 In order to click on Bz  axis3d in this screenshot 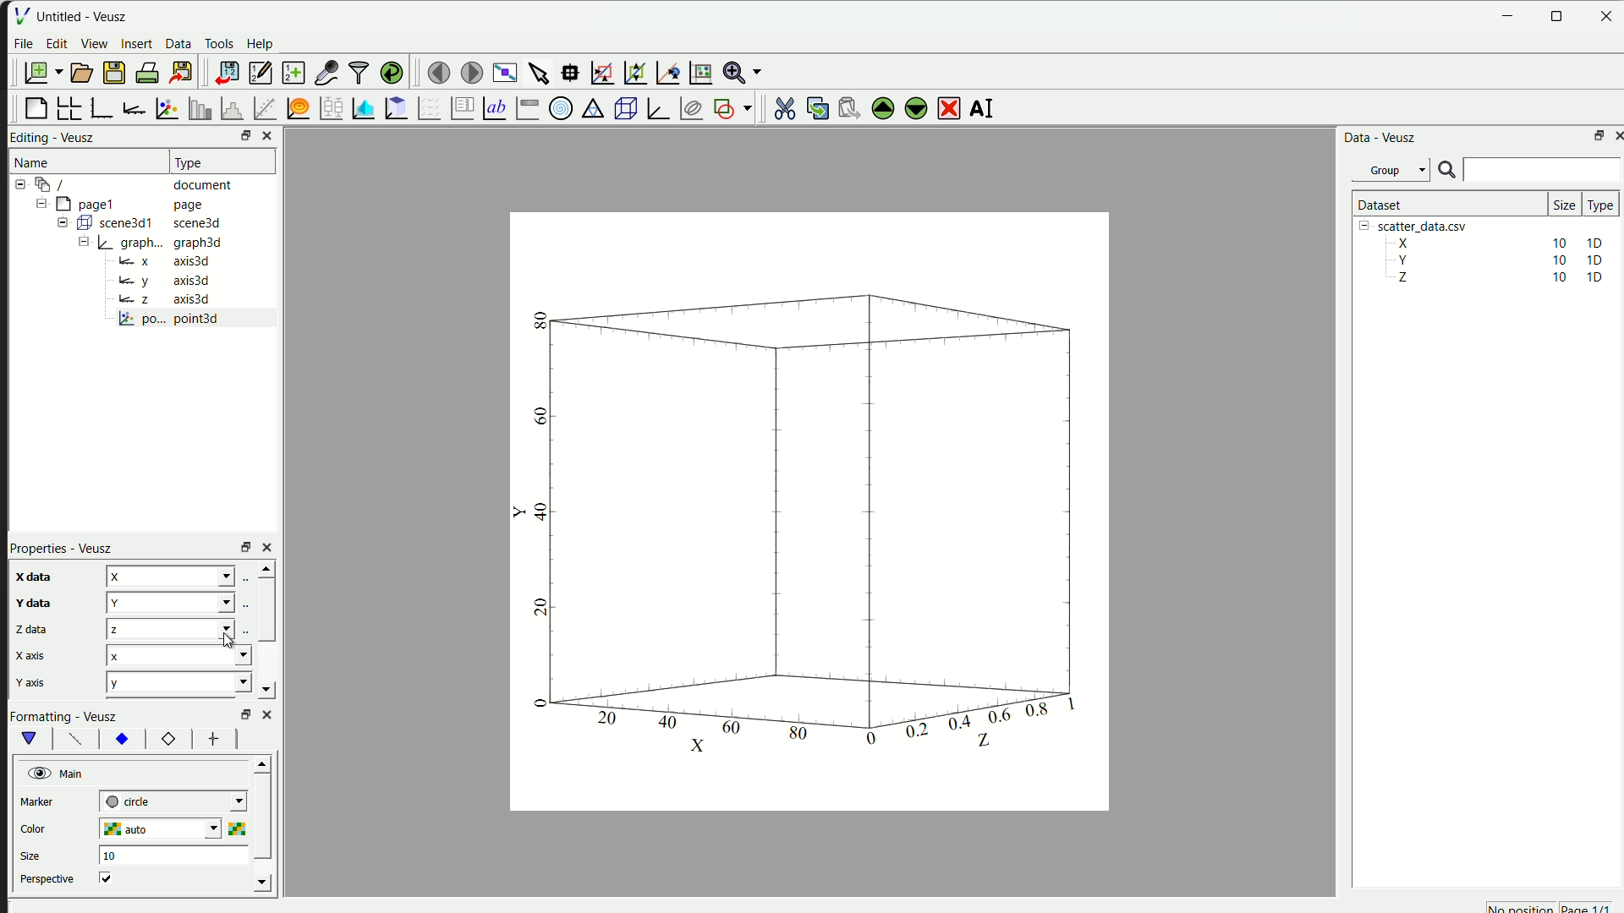, I will do `click(161, 299)`.